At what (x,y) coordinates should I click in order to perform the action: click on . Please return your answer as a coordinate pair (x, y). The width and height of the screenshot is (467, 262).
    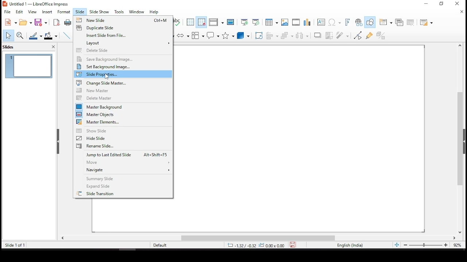
    Looking at the image, I should click on (284, 23).